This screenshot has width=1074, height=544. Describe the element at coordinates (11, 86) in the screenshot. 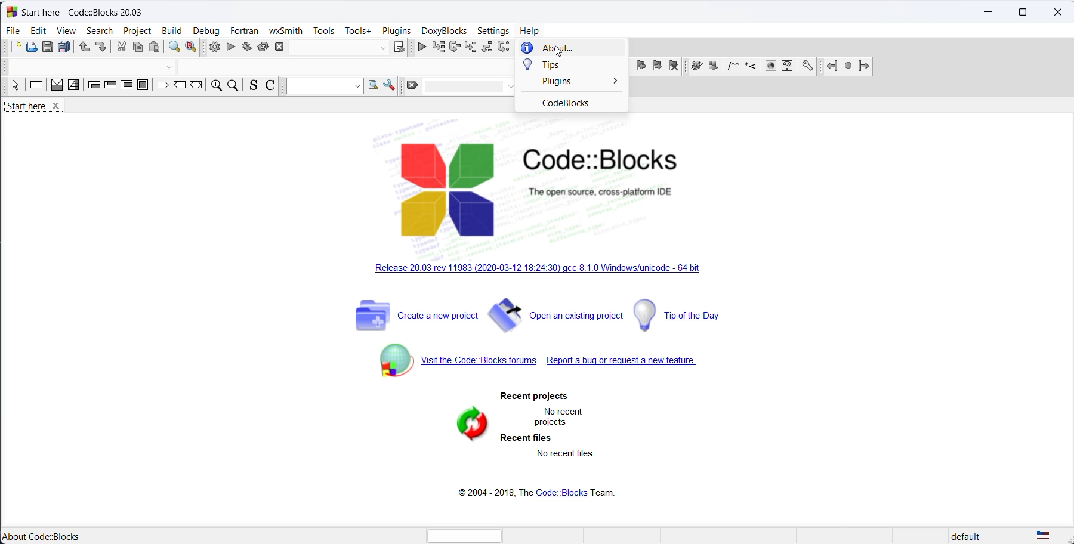

I see `select` at that location.